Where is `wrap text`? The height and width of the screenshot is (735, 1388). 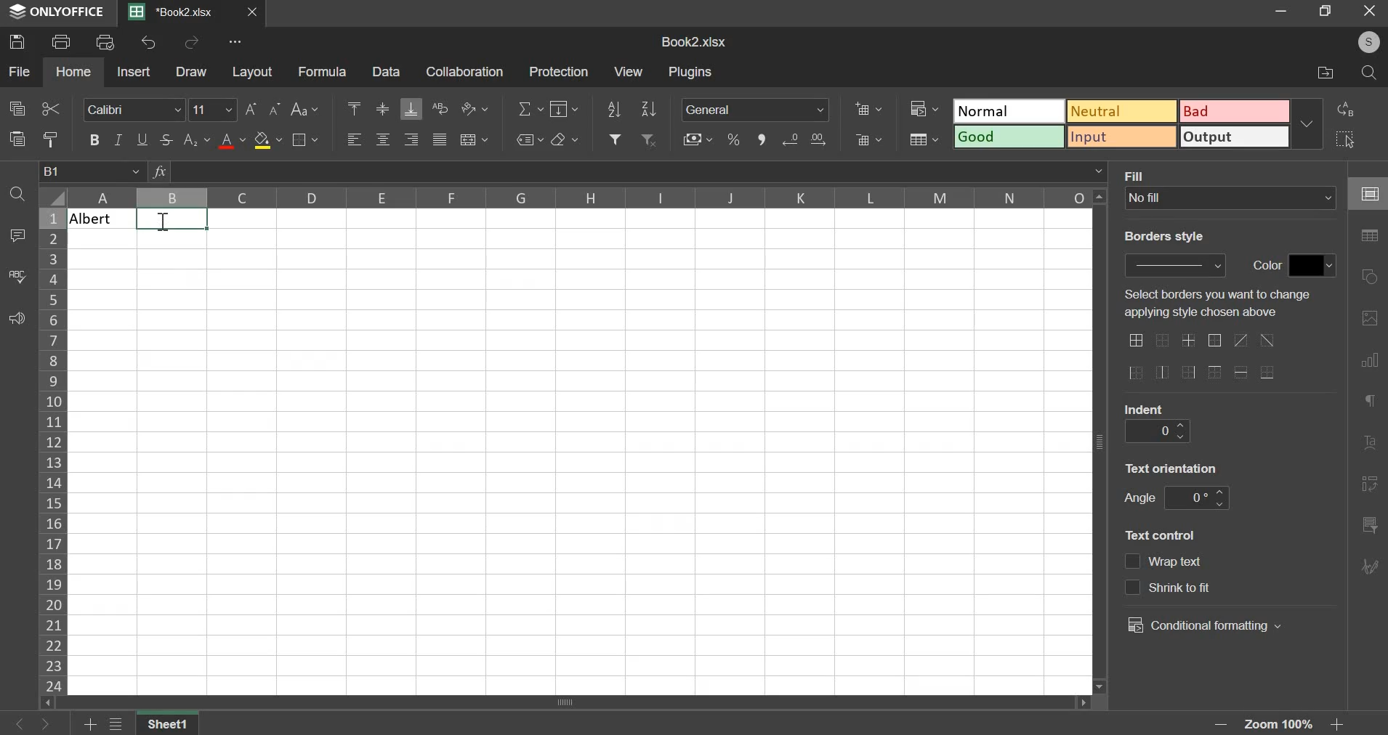
wrap text is located at coordinates (439, 108).